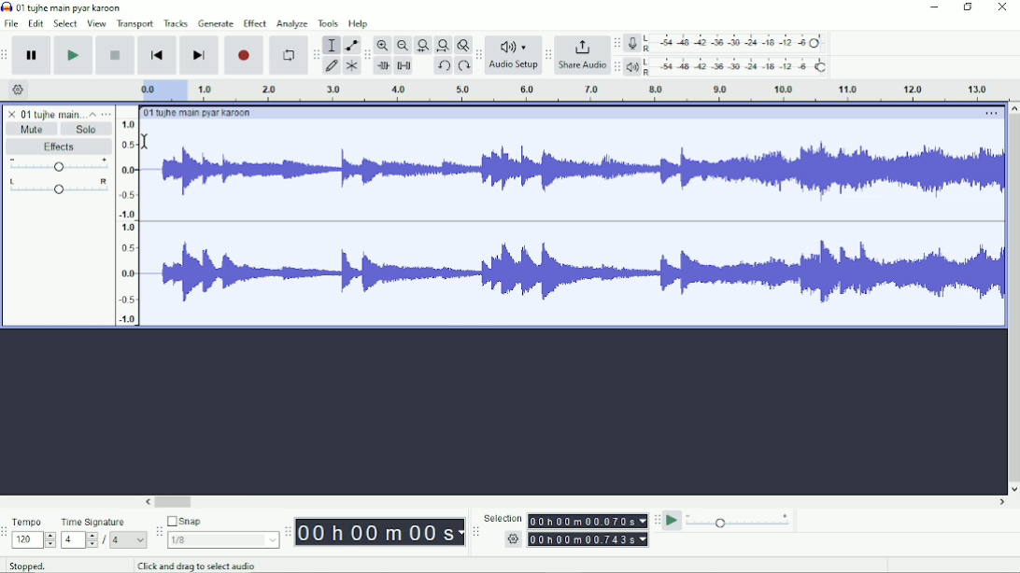 The image size is (1020, 573). What do you see at coordinates (404, 65) in the screenshot?
I see `Silence audio selection` at bounding box center [404, 65].